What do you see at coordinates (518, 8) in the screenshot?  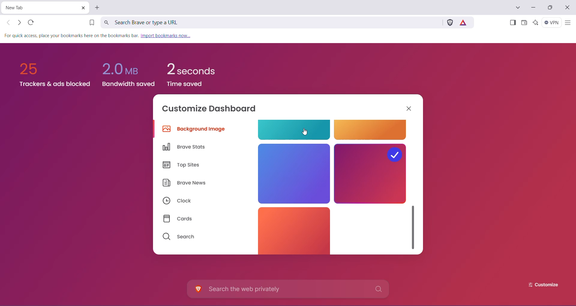 I see `Search Tabs` at bounding box center [518, 8].